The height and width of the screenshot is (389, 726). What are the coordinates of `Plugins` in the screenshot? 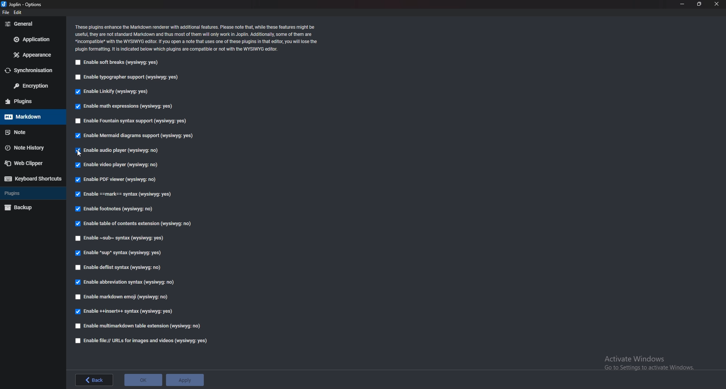 It's located at (30, 101).